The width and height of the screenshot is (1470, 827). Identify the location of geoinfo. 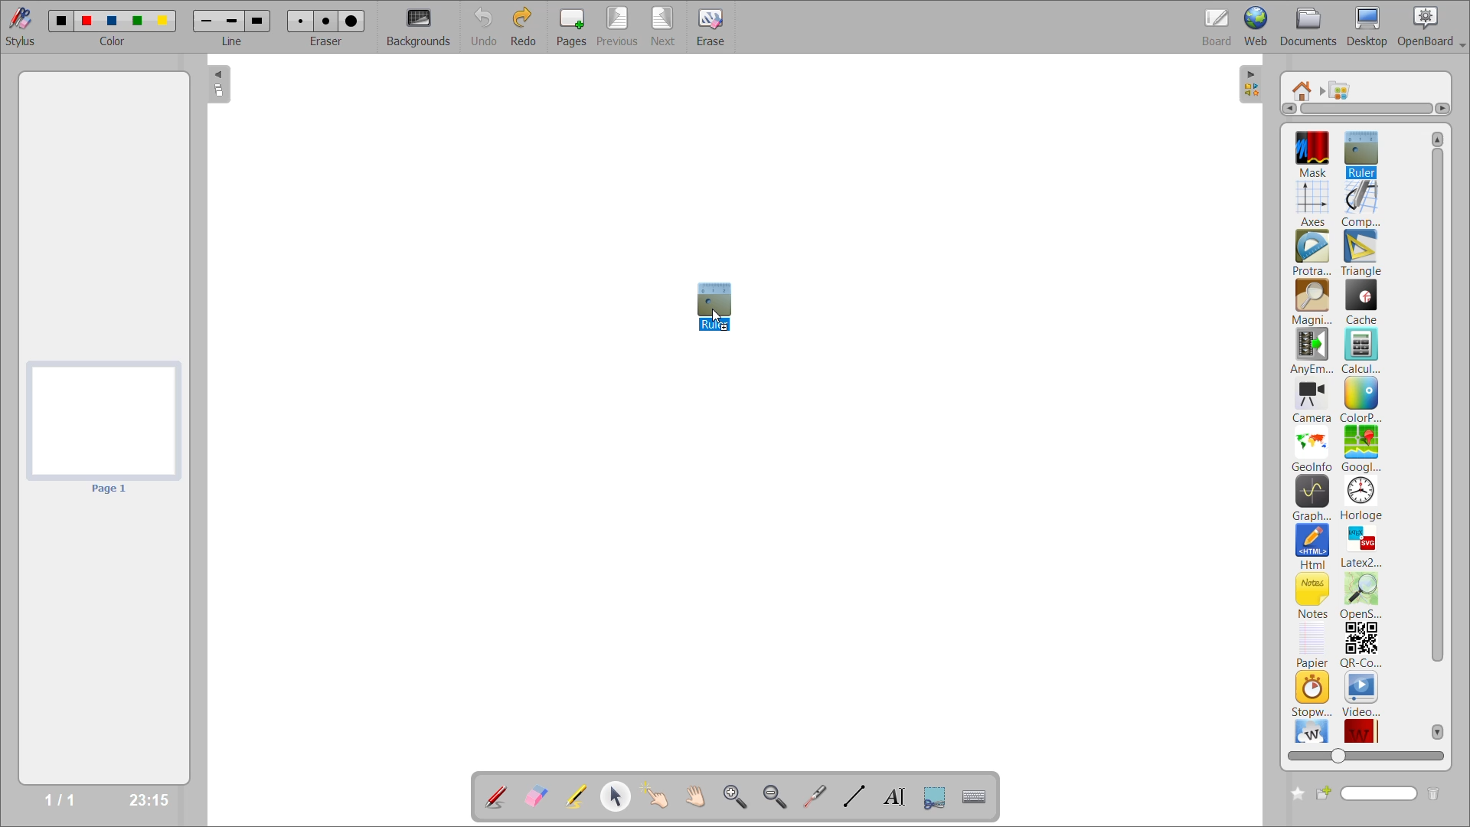
(1313, 449).